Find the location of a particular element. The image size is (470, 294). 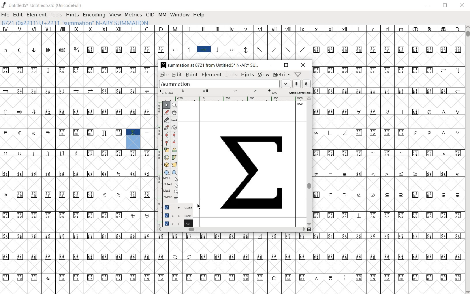

metrics is located at coordinates (281, 75).